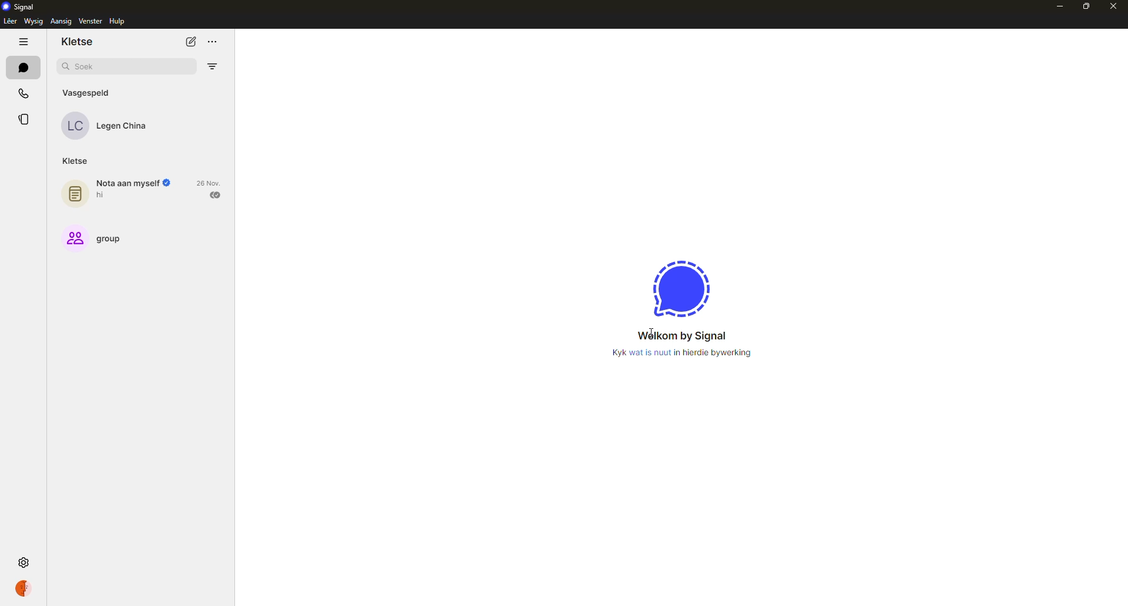 This screenshot has height=606, width=1128. Describe the element at coordinates (1057, 7) in the screenshot. I see `minimize` at that location.